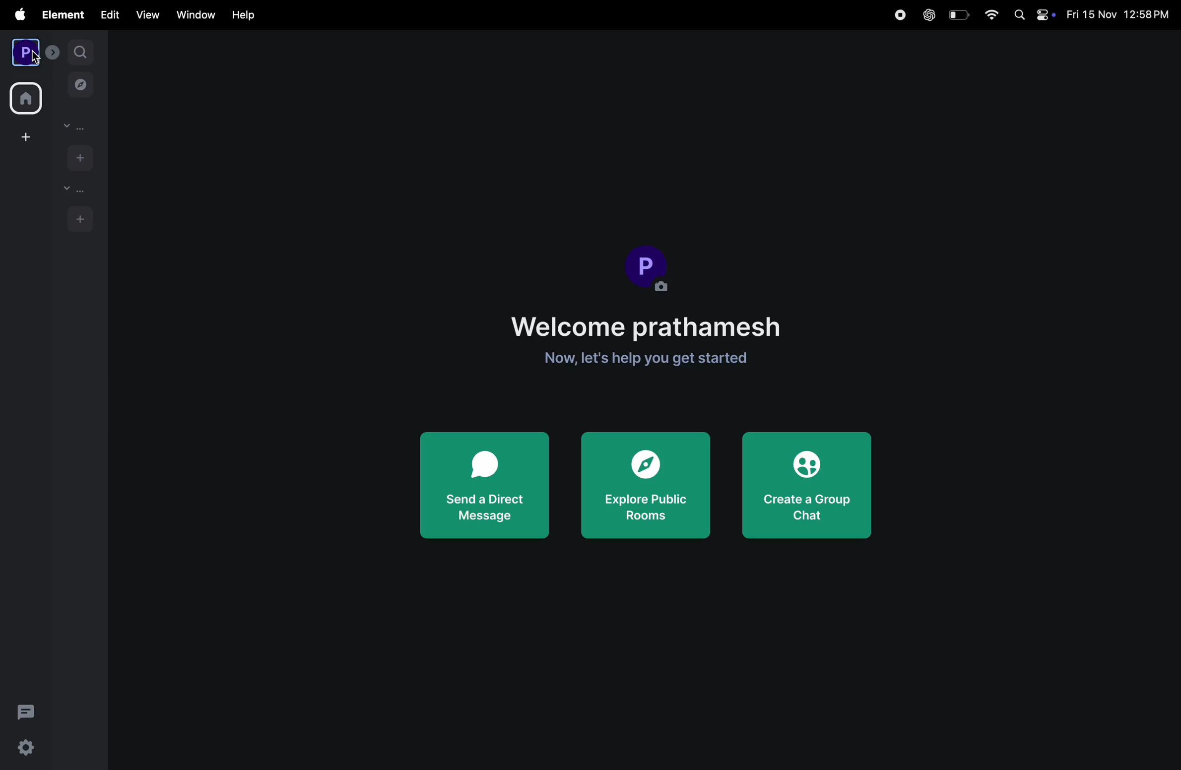  Describe the element at coordinates (78, 126) in the screenshot. I see `people` at that location.